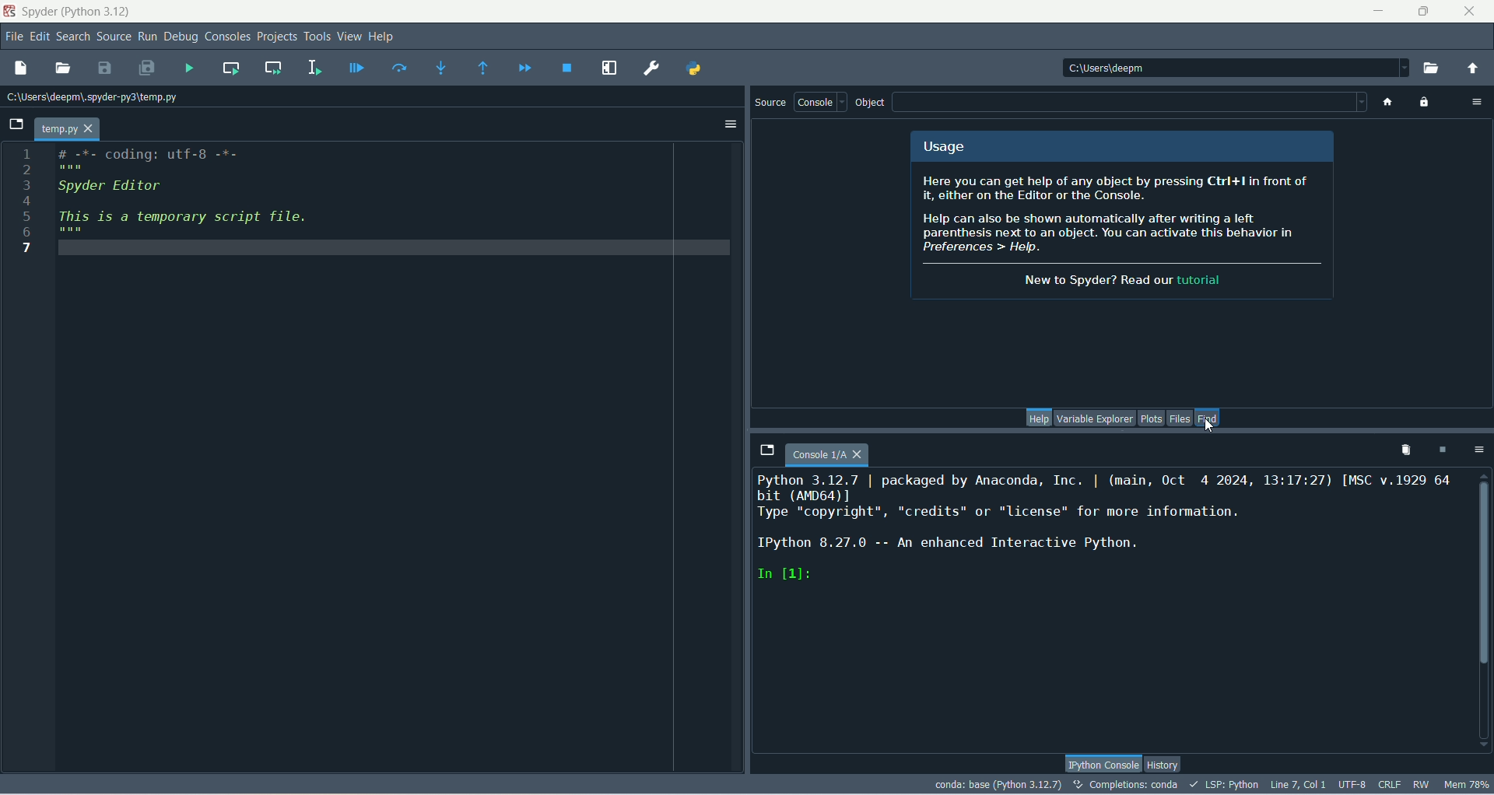  I want to click on usage, so click(1121, 145).